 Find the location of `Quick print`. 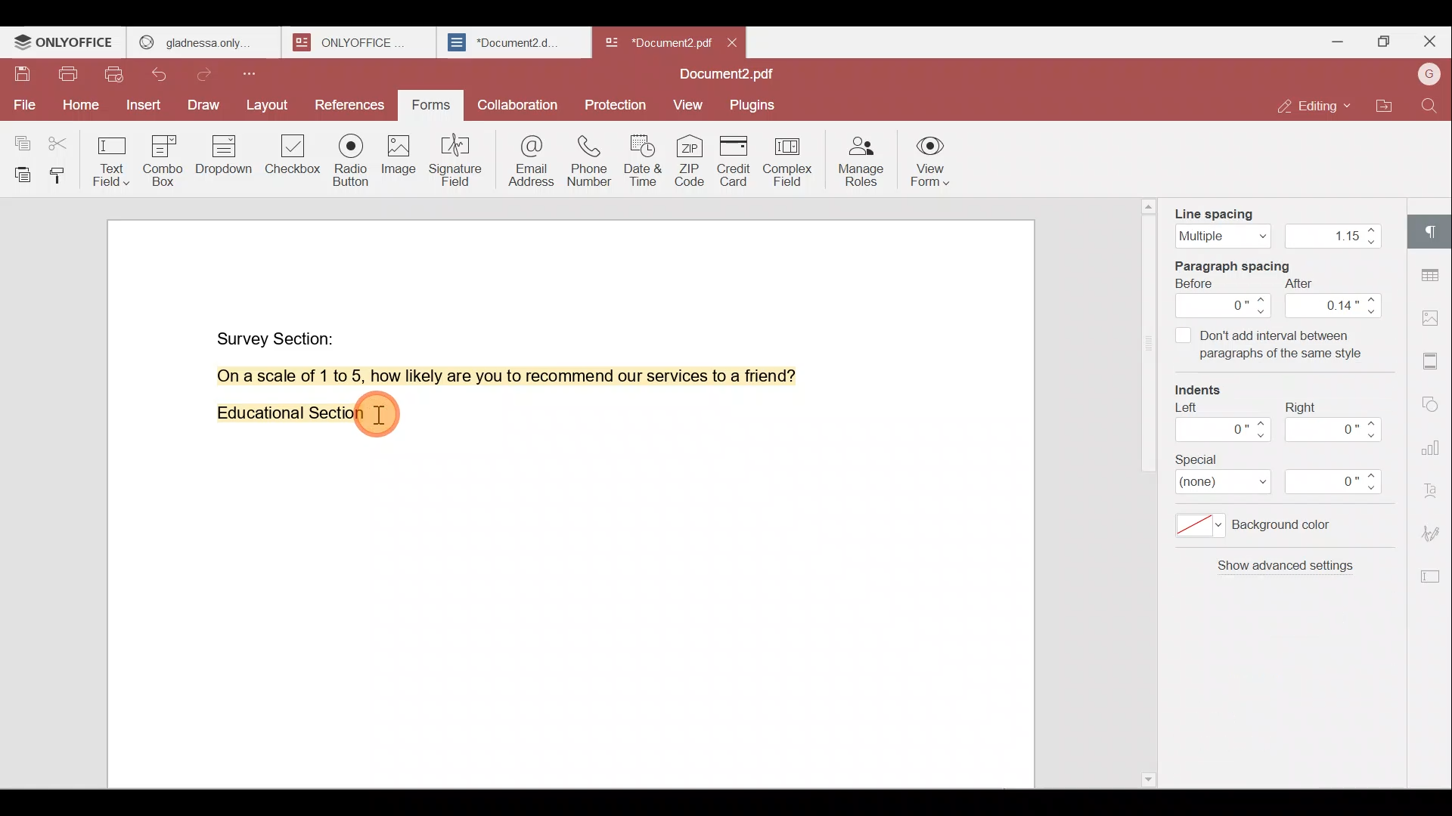

Quick print is located at coordinates (116, 76).